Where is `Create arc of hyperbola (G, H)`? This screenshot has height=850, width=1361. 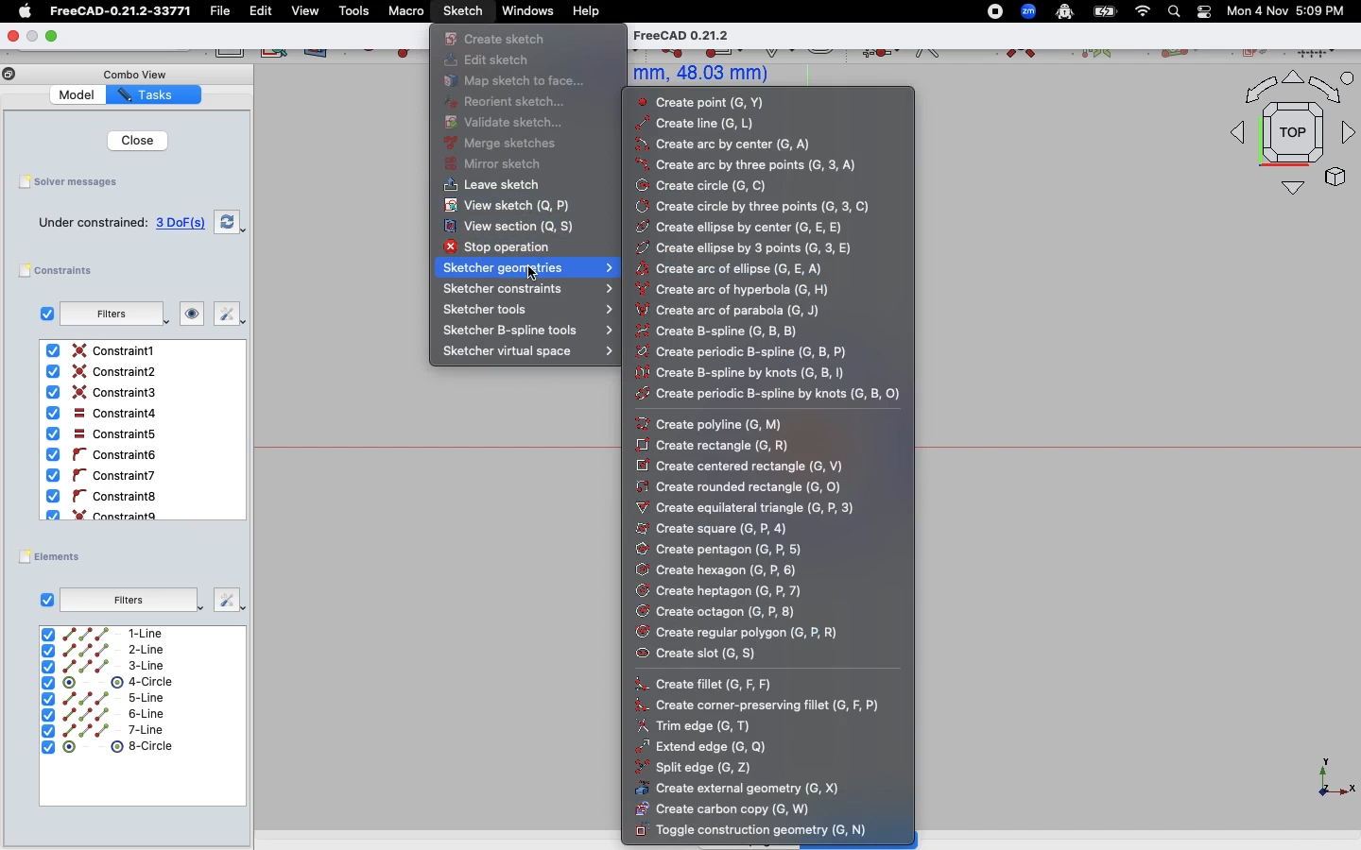 Create arc of hyperbola (G, H) is located at coordinates (746, 290).